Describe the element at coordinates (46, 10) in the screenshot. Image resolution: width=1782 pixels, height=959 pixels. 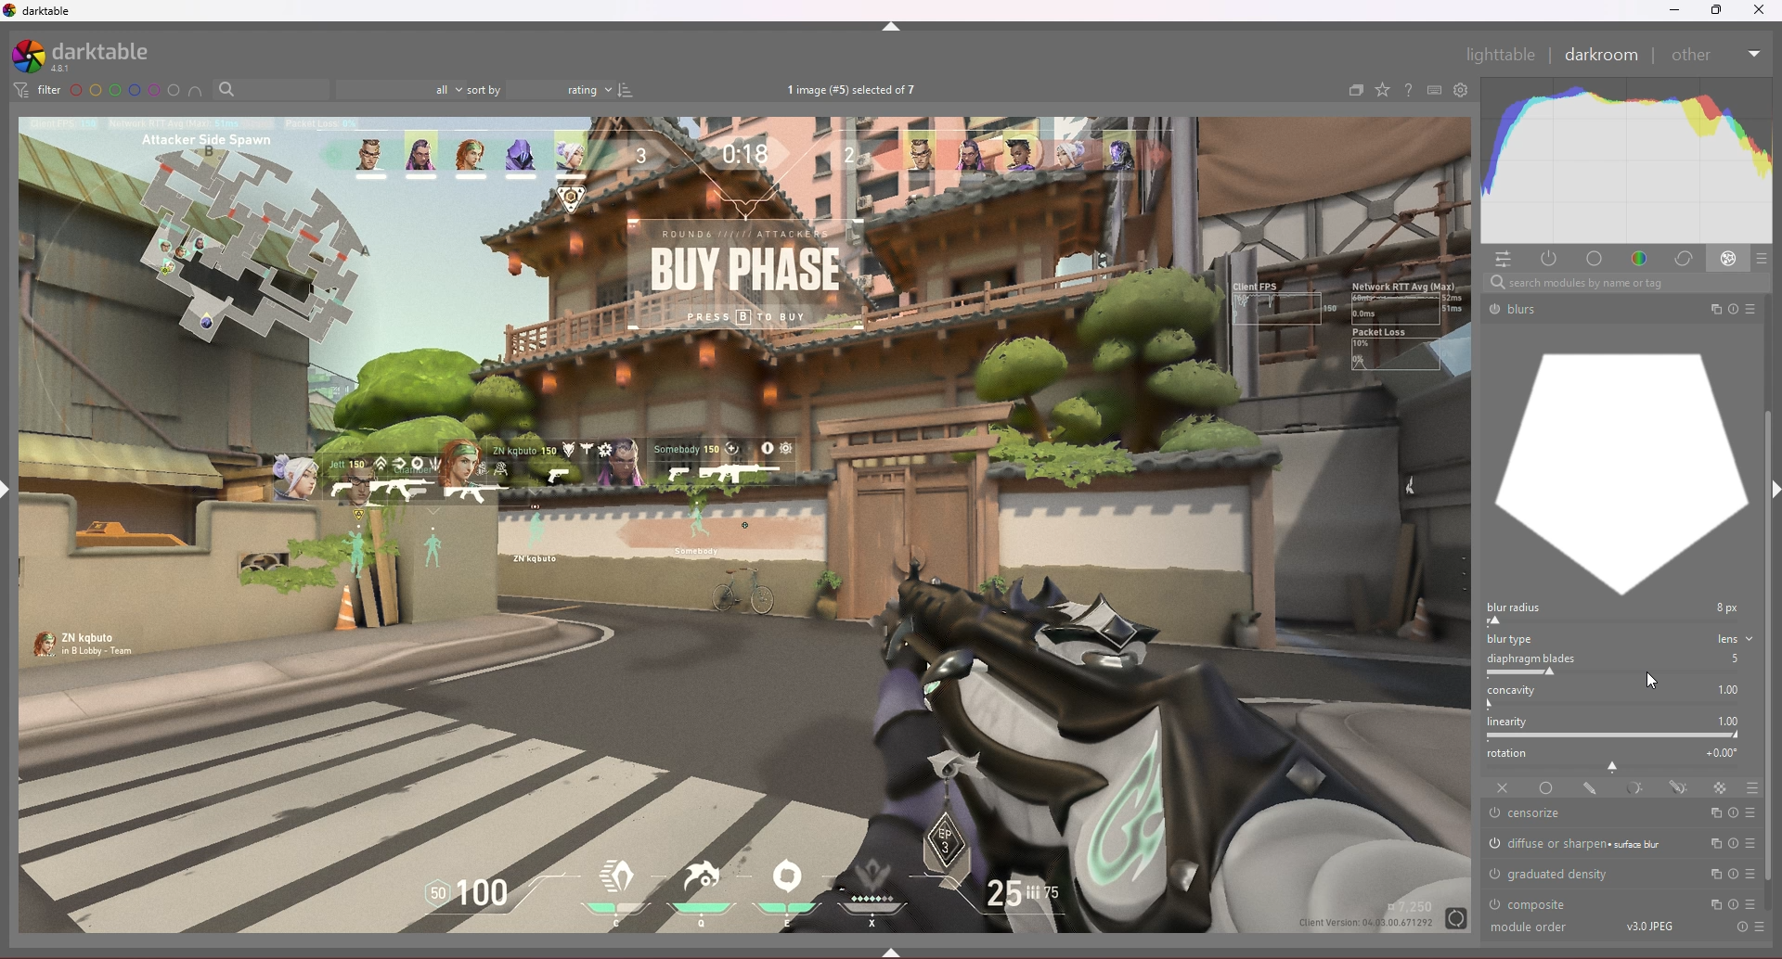
I see `darktable` at that location.